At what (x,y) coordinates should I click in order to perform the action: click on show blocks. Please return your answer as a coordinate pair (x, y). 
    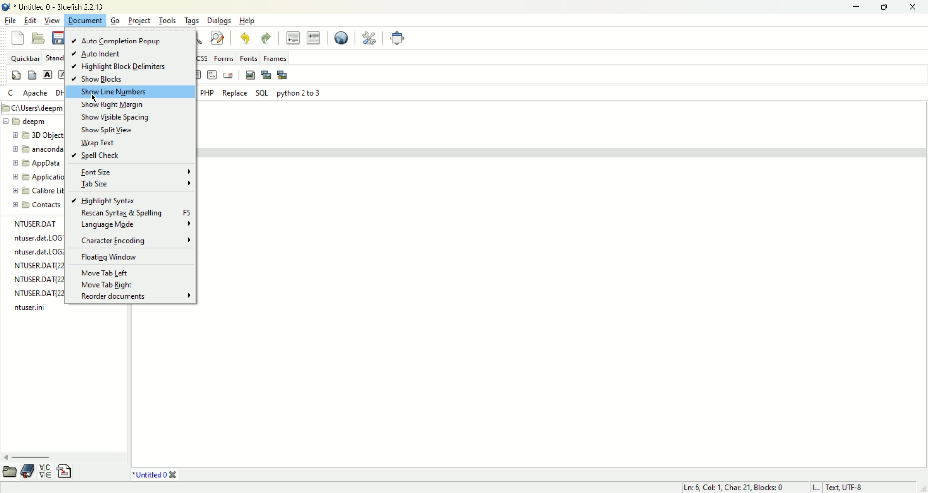
    Looking at the image, I should click on (95, 78).